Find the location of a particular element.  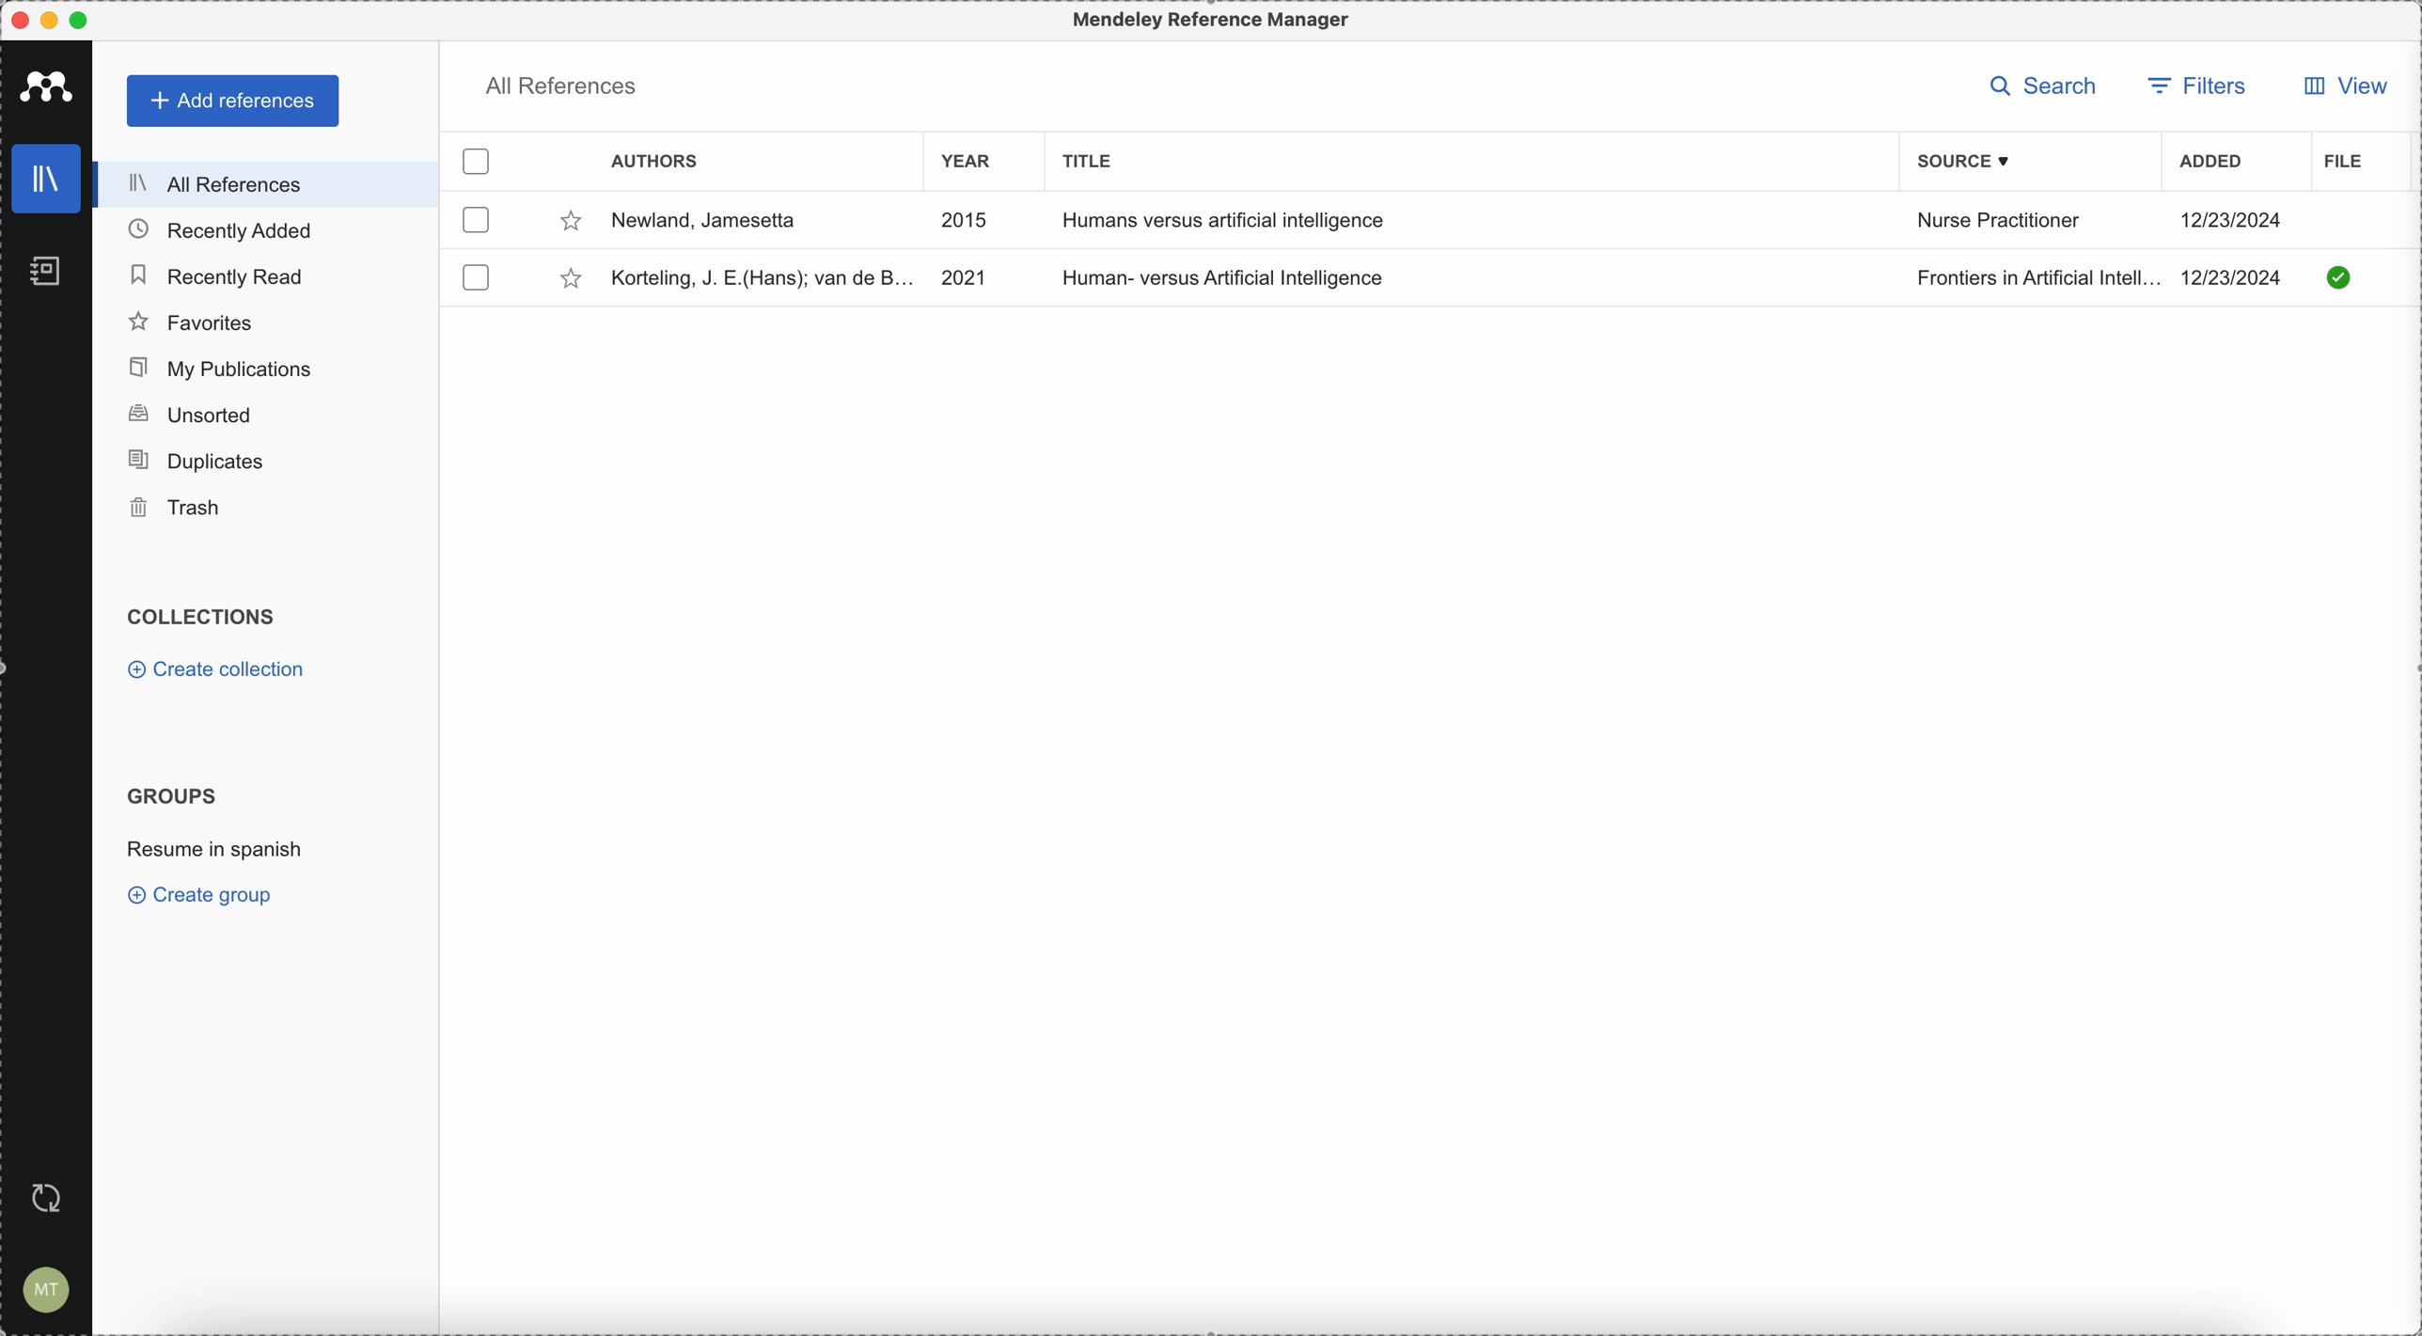

groups is located at coordinates (171, 795).